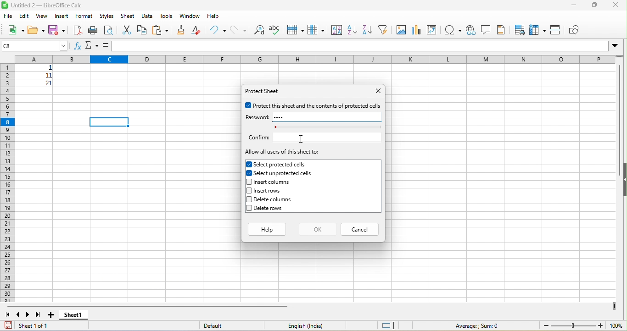  Describe the element at coordinates (476, 325) in the screenshot. I see `formula` at that location.